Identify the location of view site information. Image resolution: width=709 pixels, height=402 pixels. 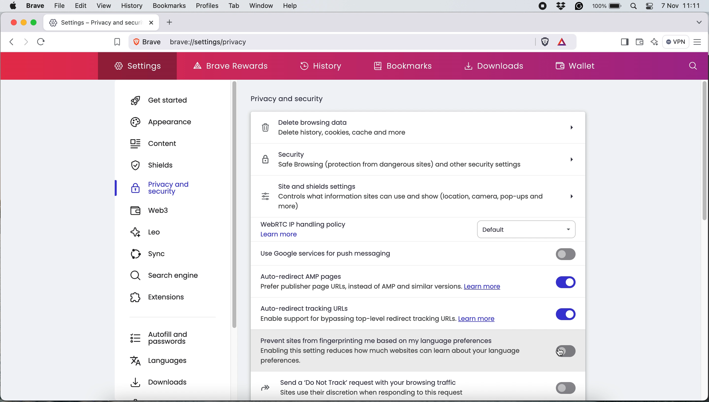
(149, 43).